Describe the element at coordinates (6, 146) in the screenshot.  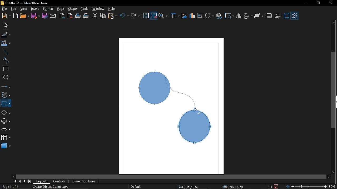
I see `3d shapes` at that location.